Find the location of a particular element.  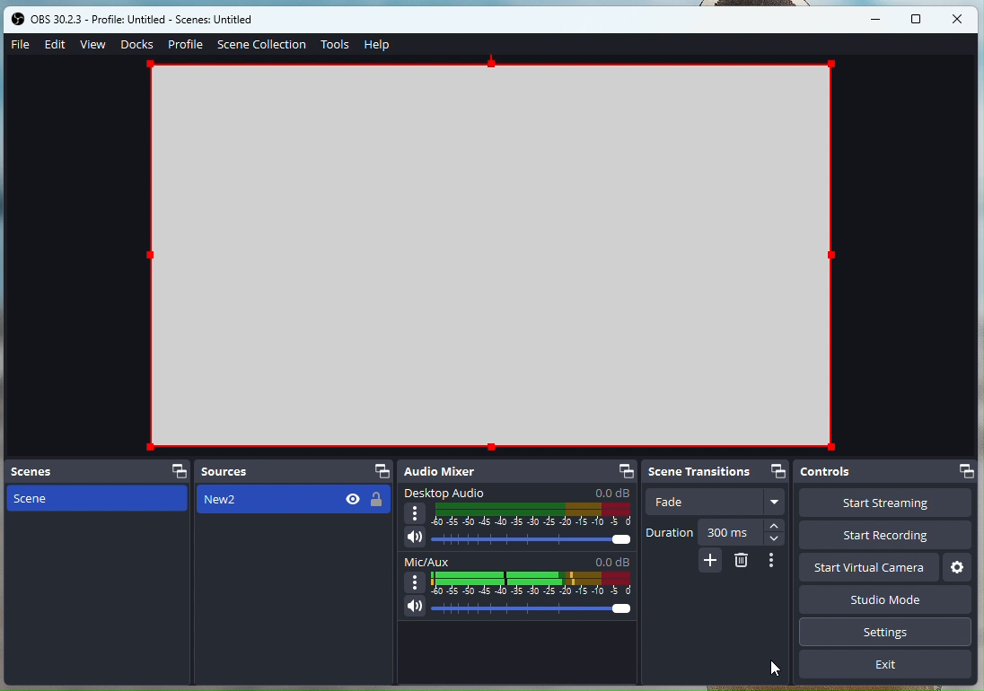

Edit is located at coordinates (56, 44).